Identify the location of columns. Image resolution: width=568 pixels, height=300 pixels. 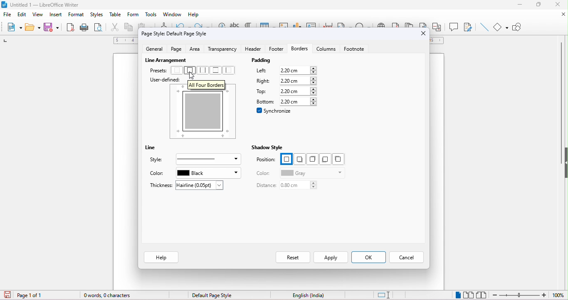
(326, 51).